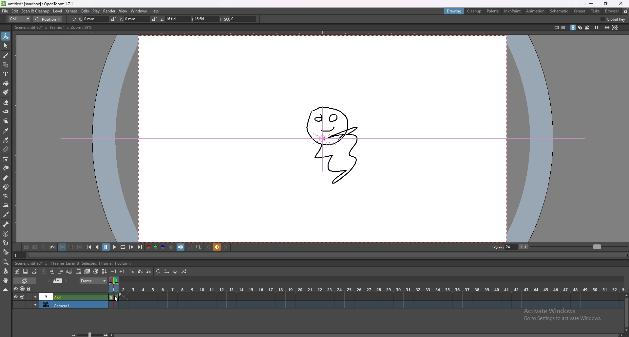  Describe the element at coordinates (139, 11) in the screenshot. I see `windows` at that location.